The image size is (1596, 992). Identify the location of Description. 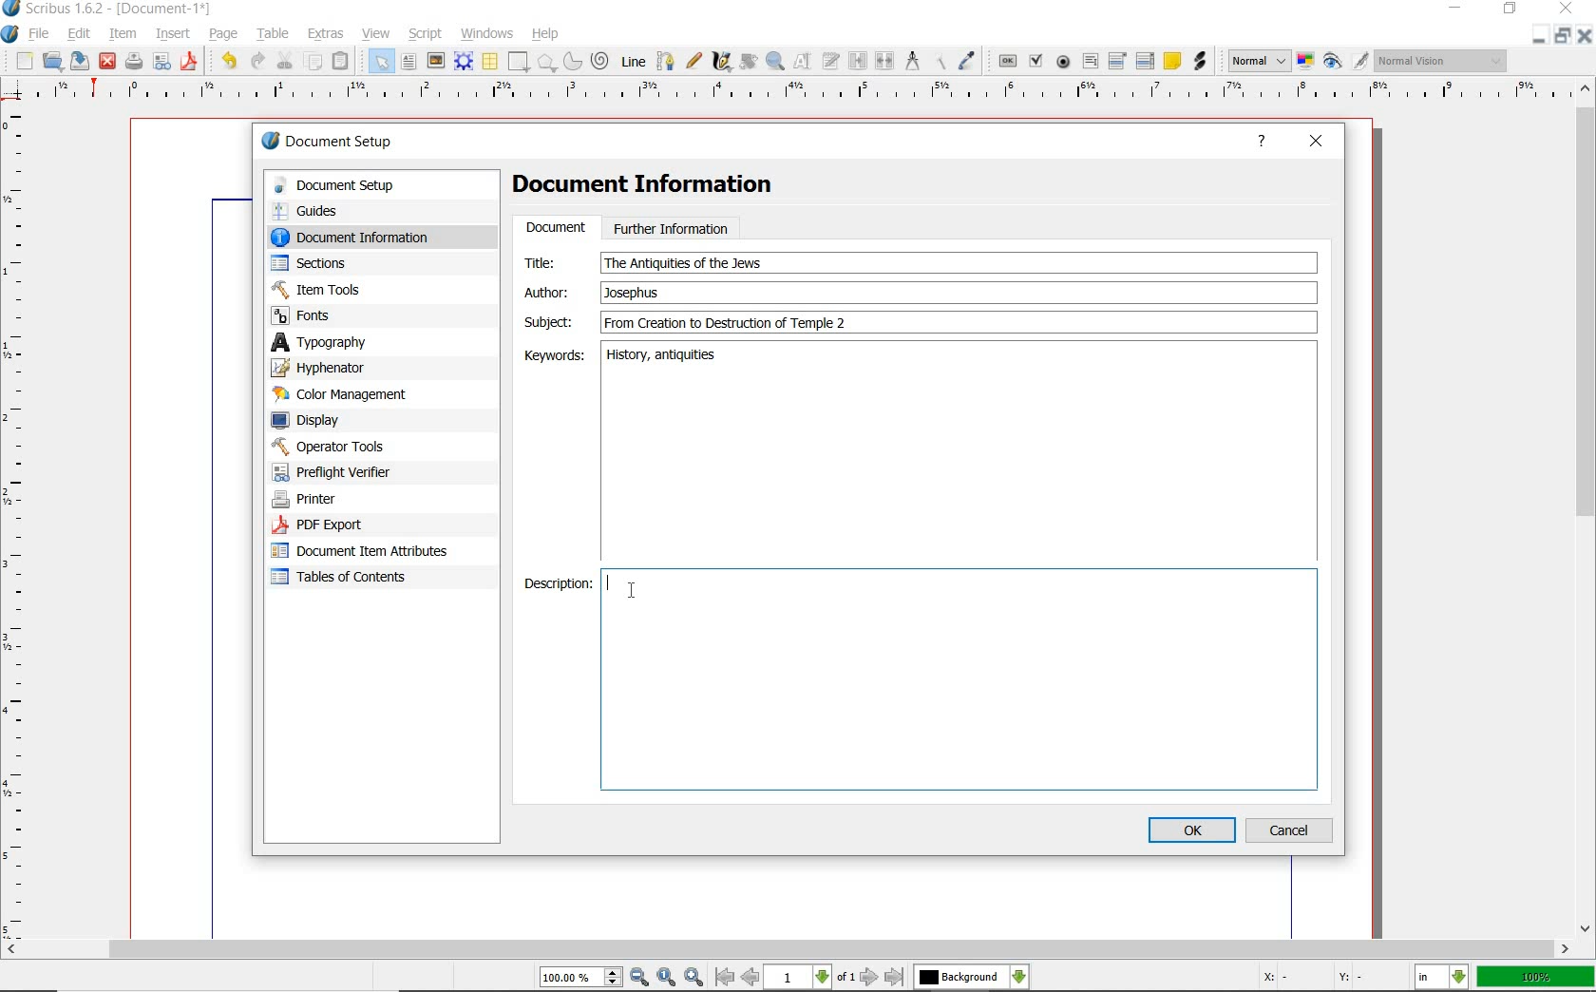
(560, 585).